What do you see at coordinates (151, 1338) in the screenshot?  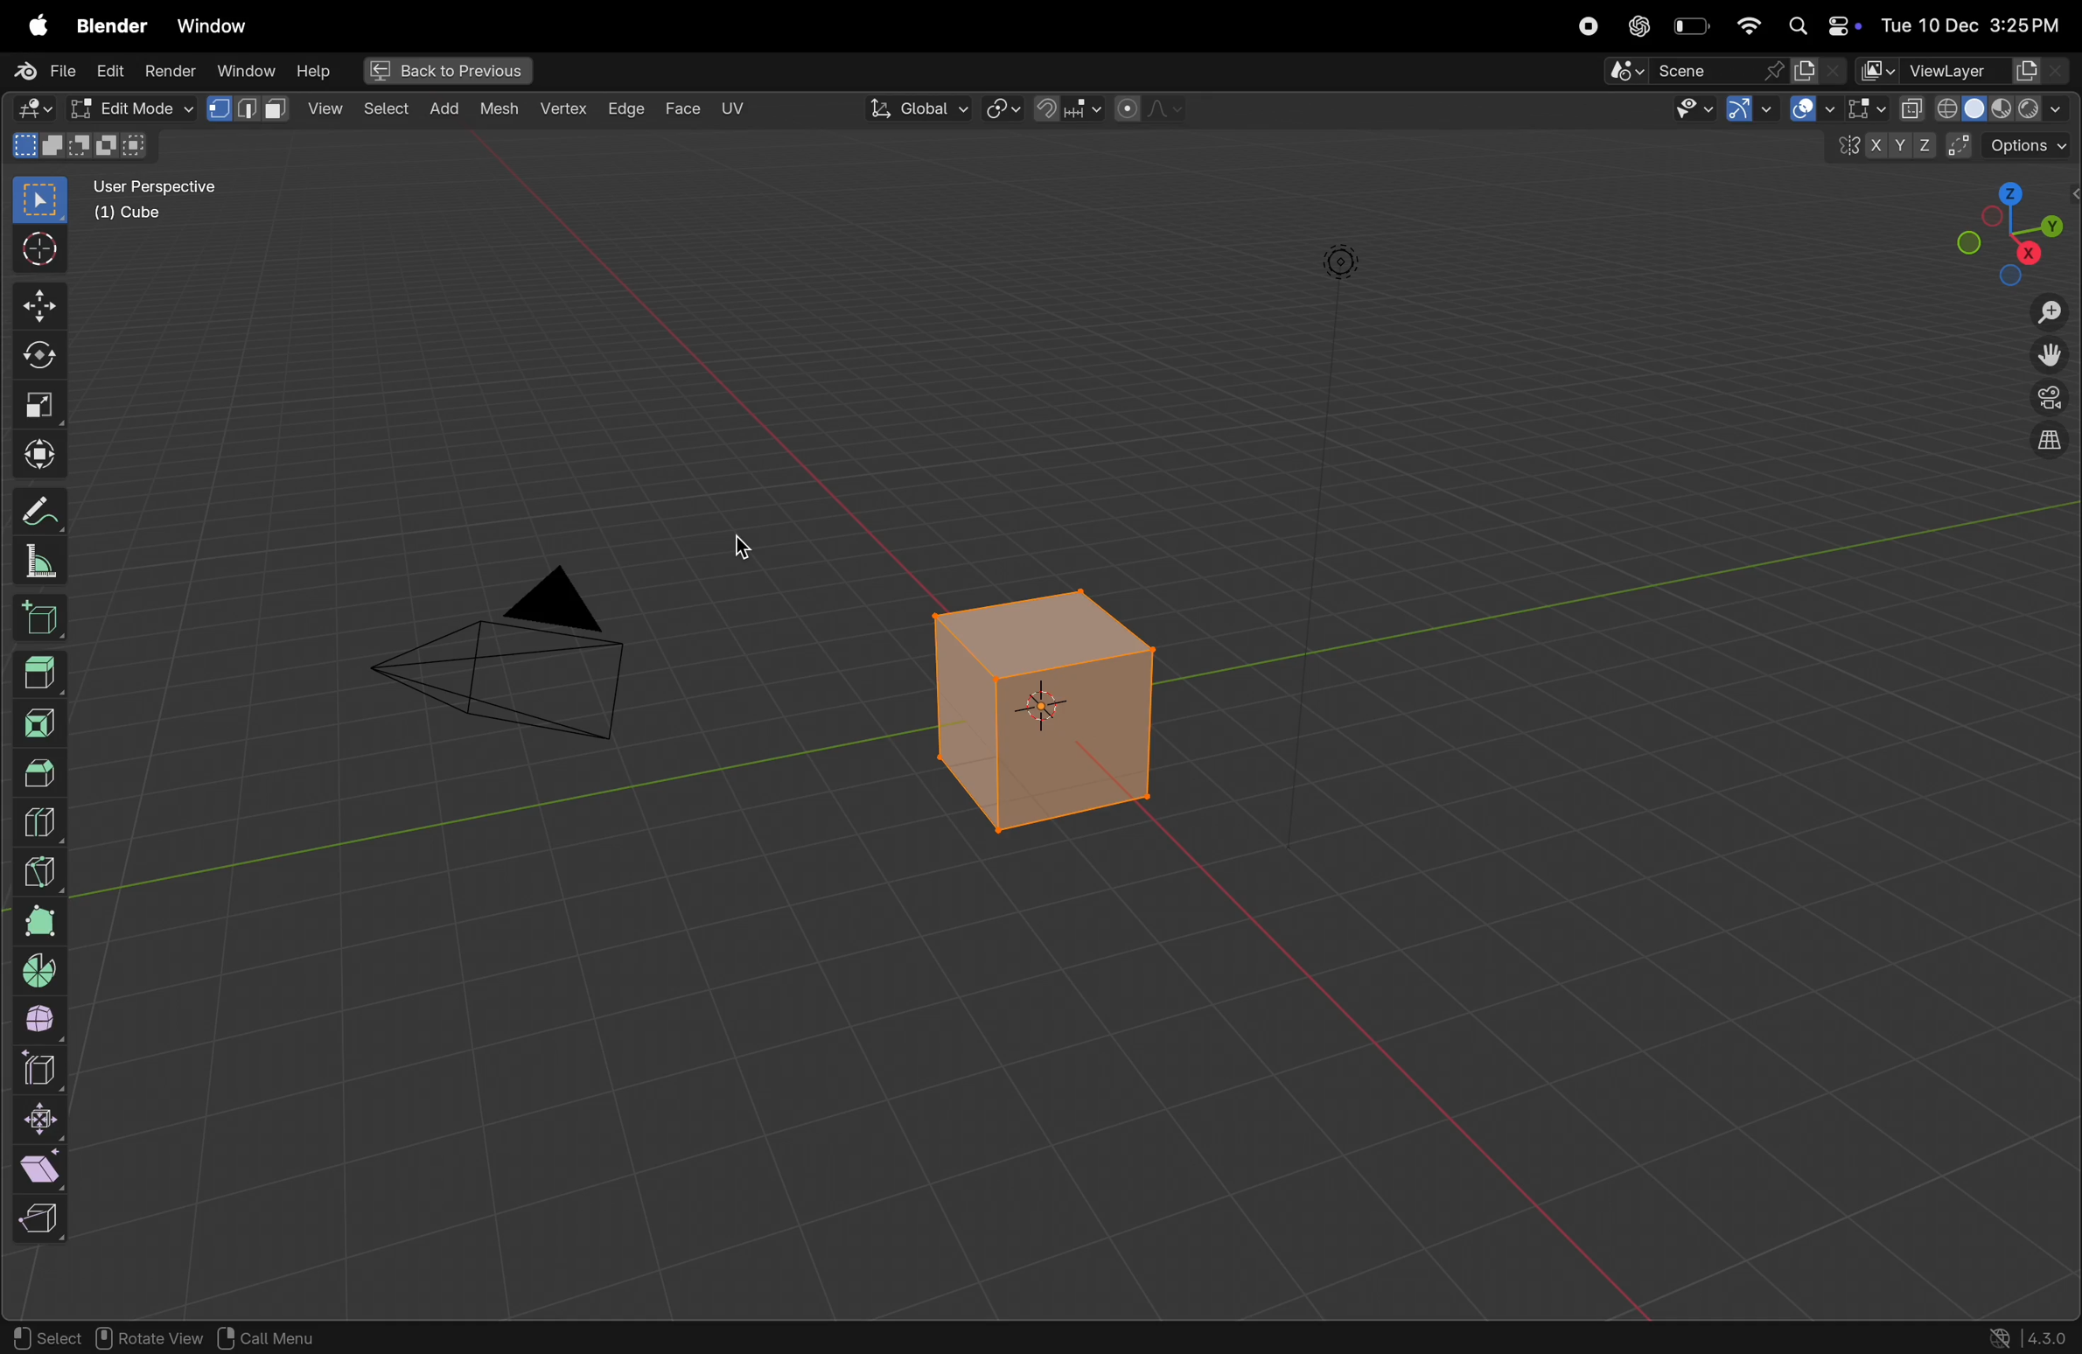 I see `Rotate view` at bounding box center [151, 1338].